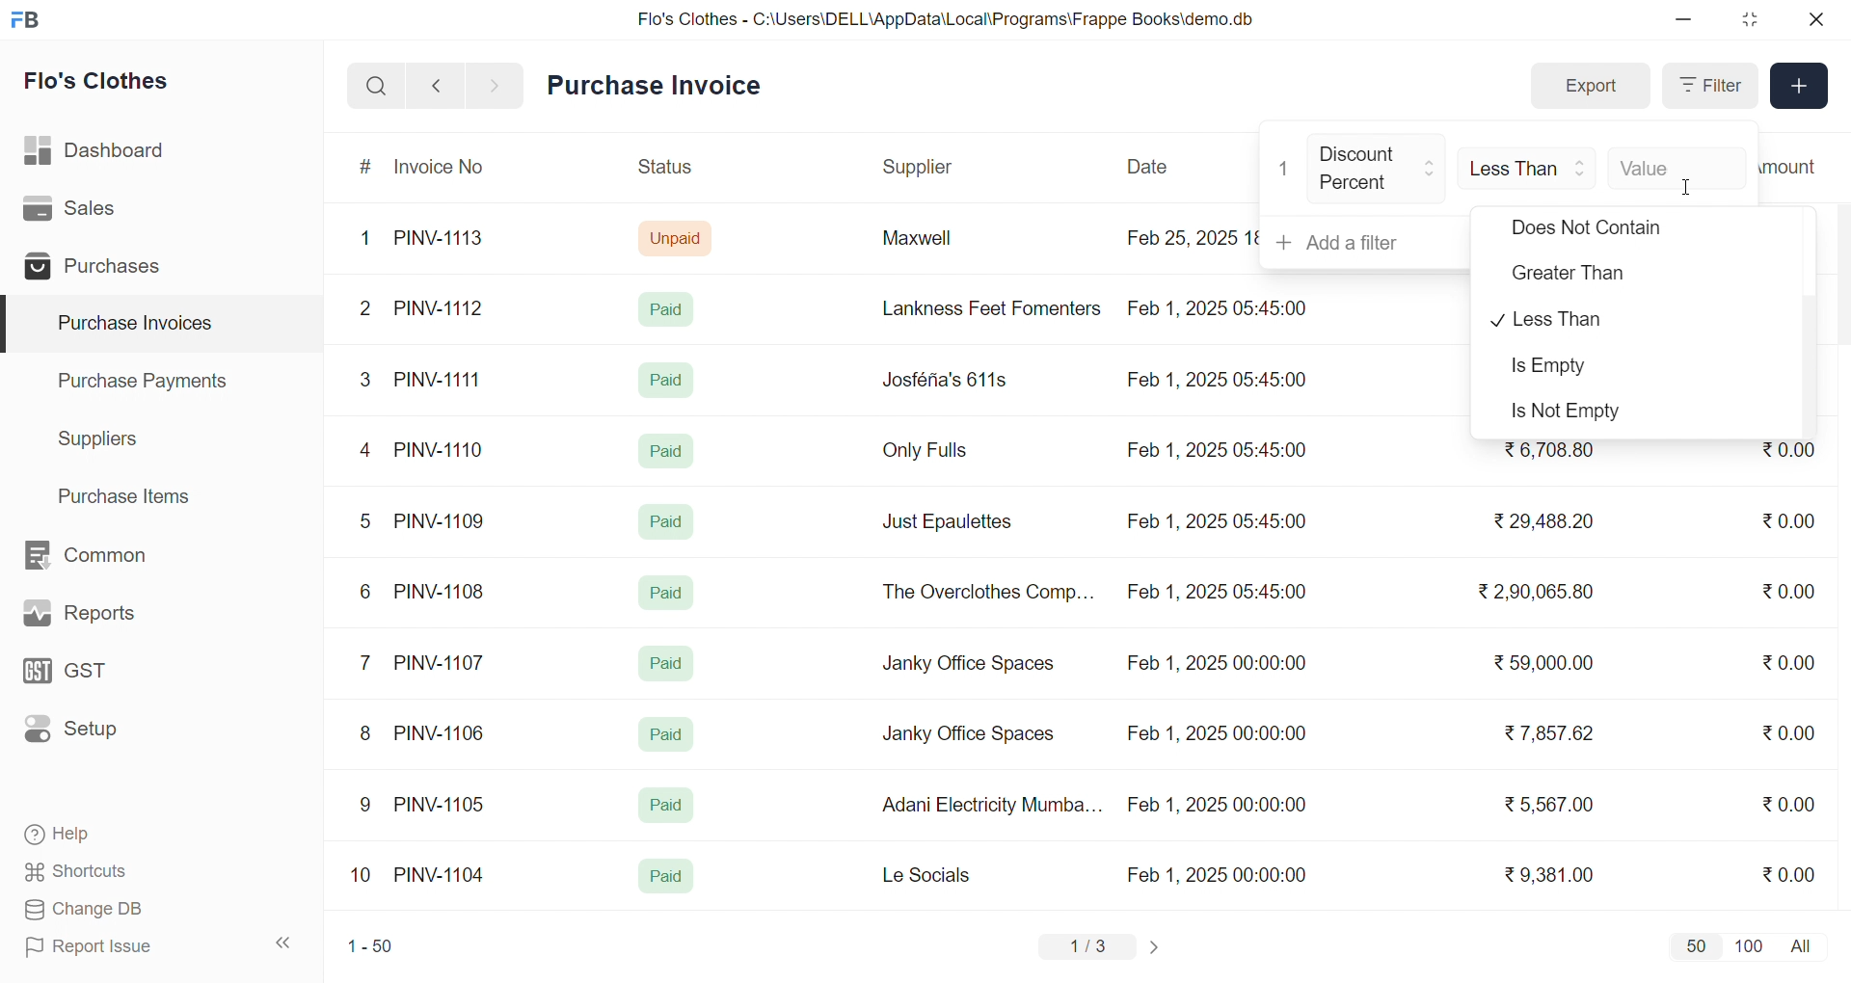 Image resolution: width=1851 pixels, height=983 pixels. What do you see at coordinates (1378, 170) in the screenshot?
I see `Discount Percent` at bounding box center [1378, 170].